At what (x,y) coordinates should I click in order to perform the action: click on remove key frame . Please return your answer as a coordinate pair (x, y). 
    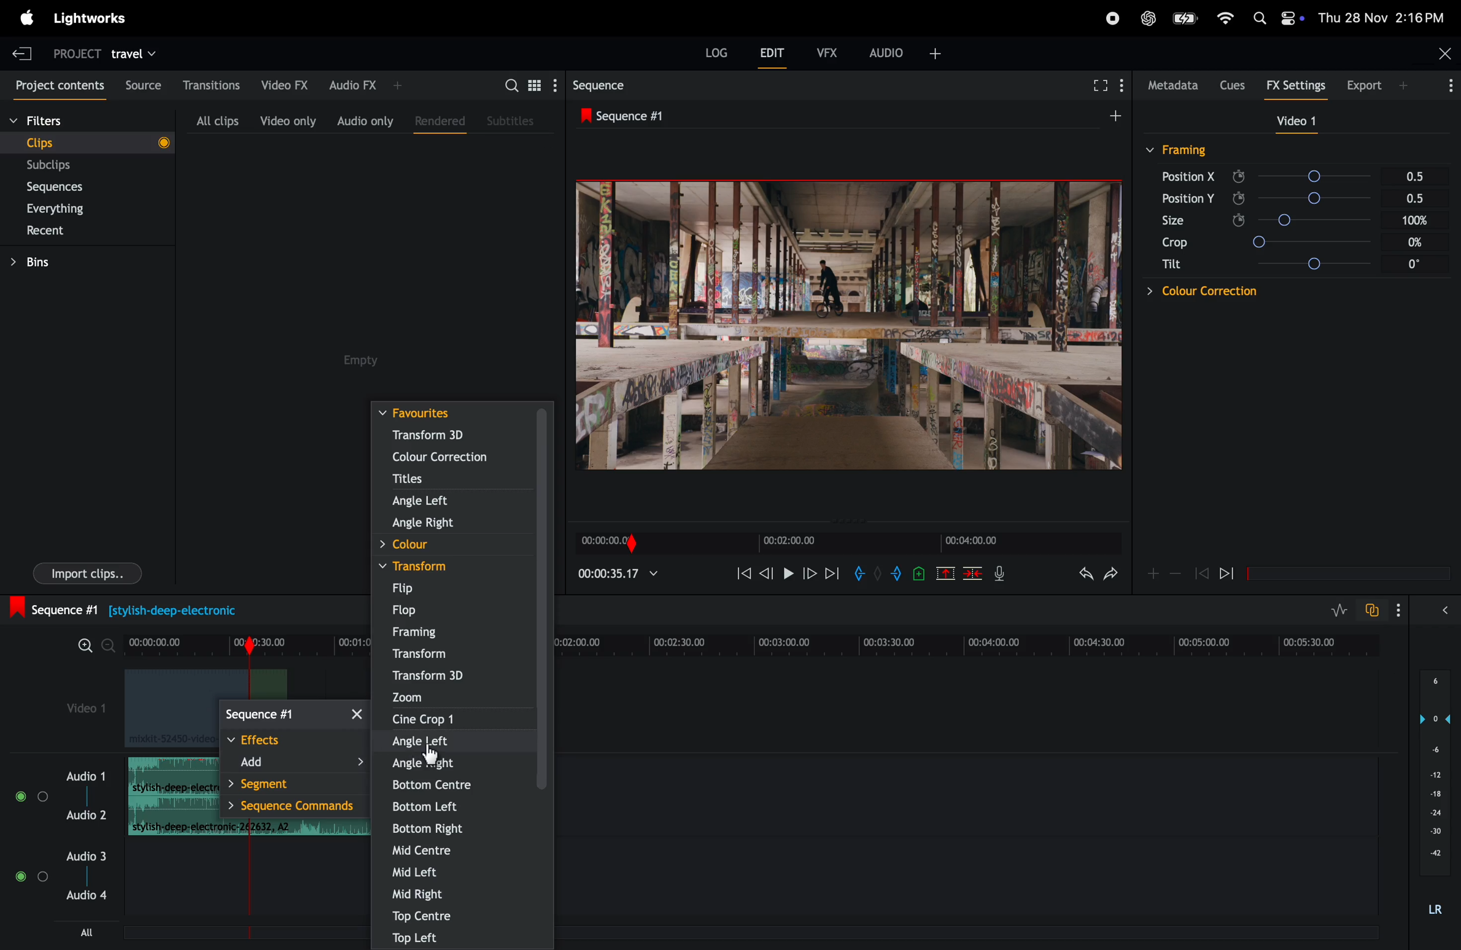
    Looking at the image, I should click on (1176, 573).